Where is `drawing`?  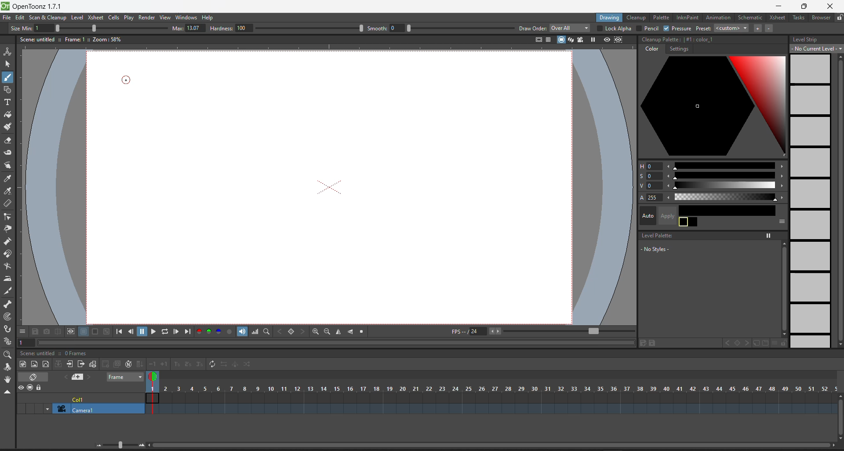 drawing is located at coordinates (610, 18).